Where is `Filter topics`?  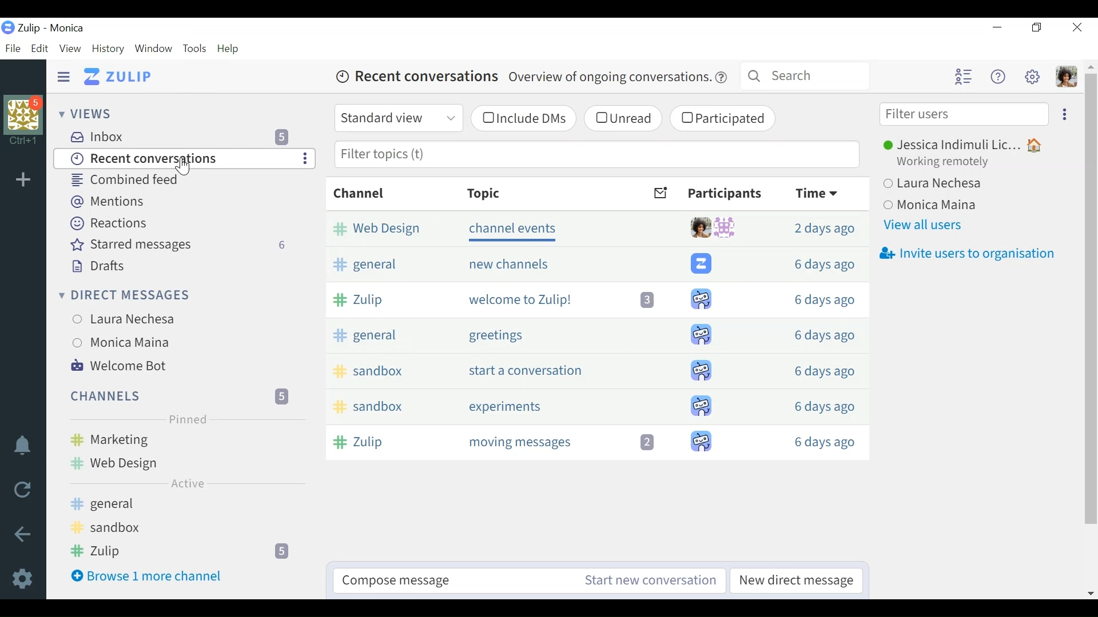 Filter topics is located at coordinates (596, 155).